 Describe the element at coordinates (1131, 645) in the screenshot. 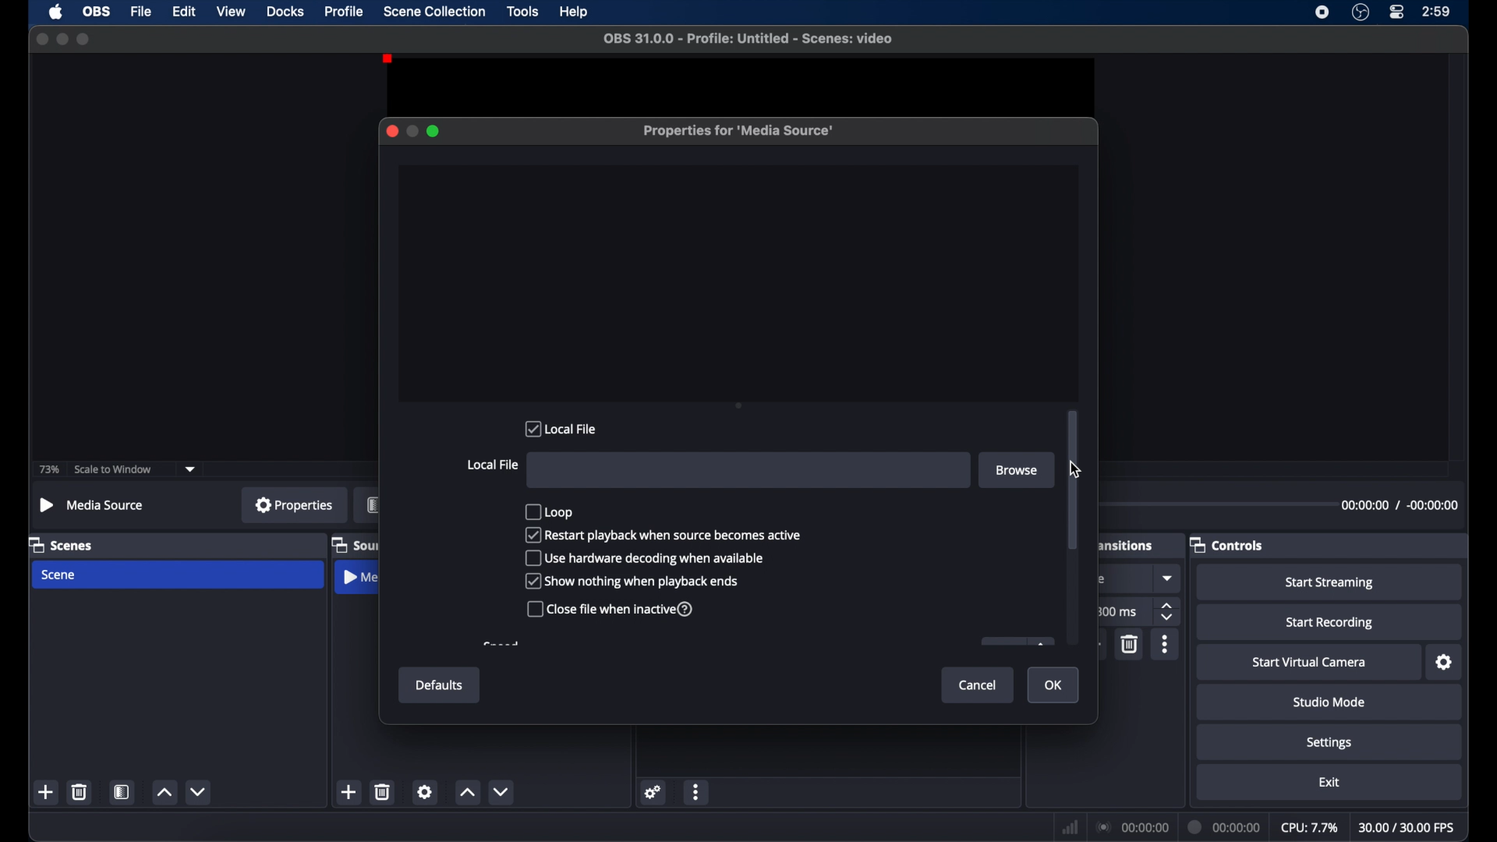

I see `delete` at that location.